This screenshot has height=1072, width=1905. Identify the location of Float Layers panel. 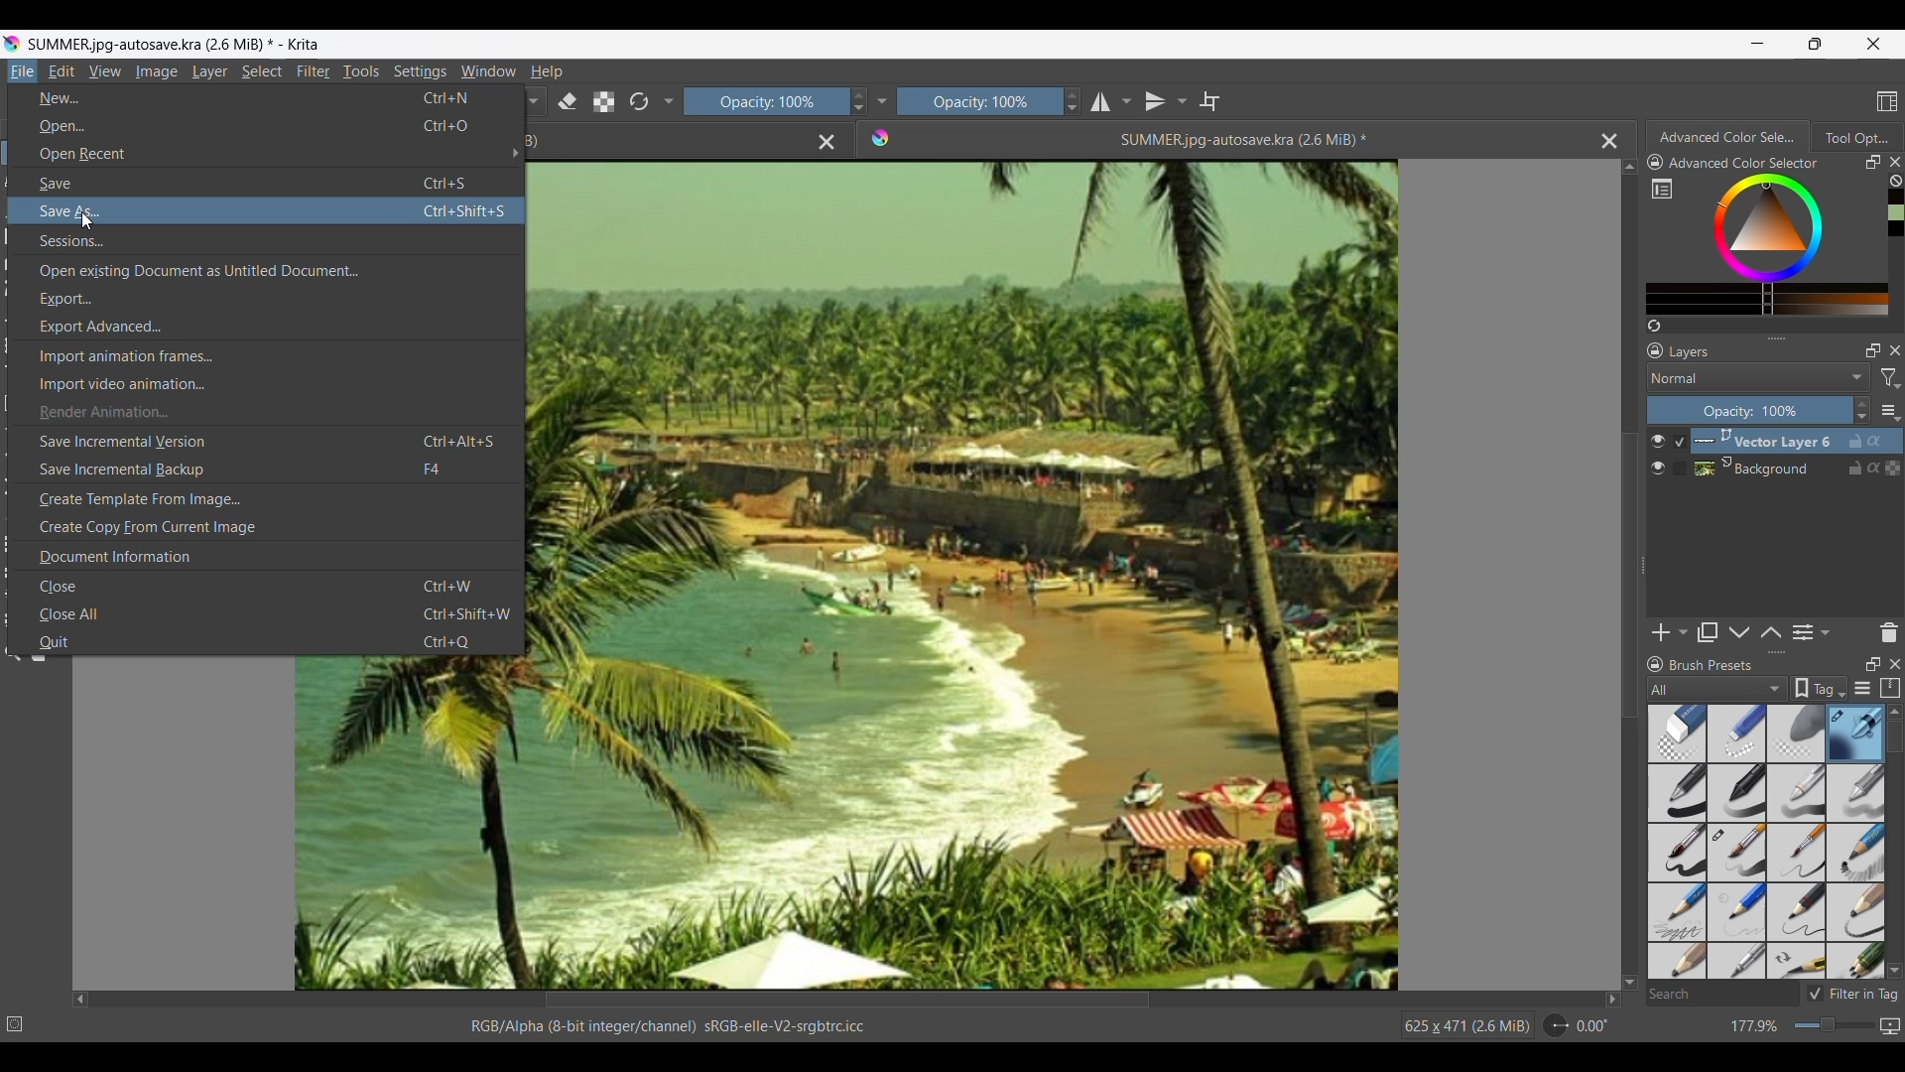
(1873, 350).